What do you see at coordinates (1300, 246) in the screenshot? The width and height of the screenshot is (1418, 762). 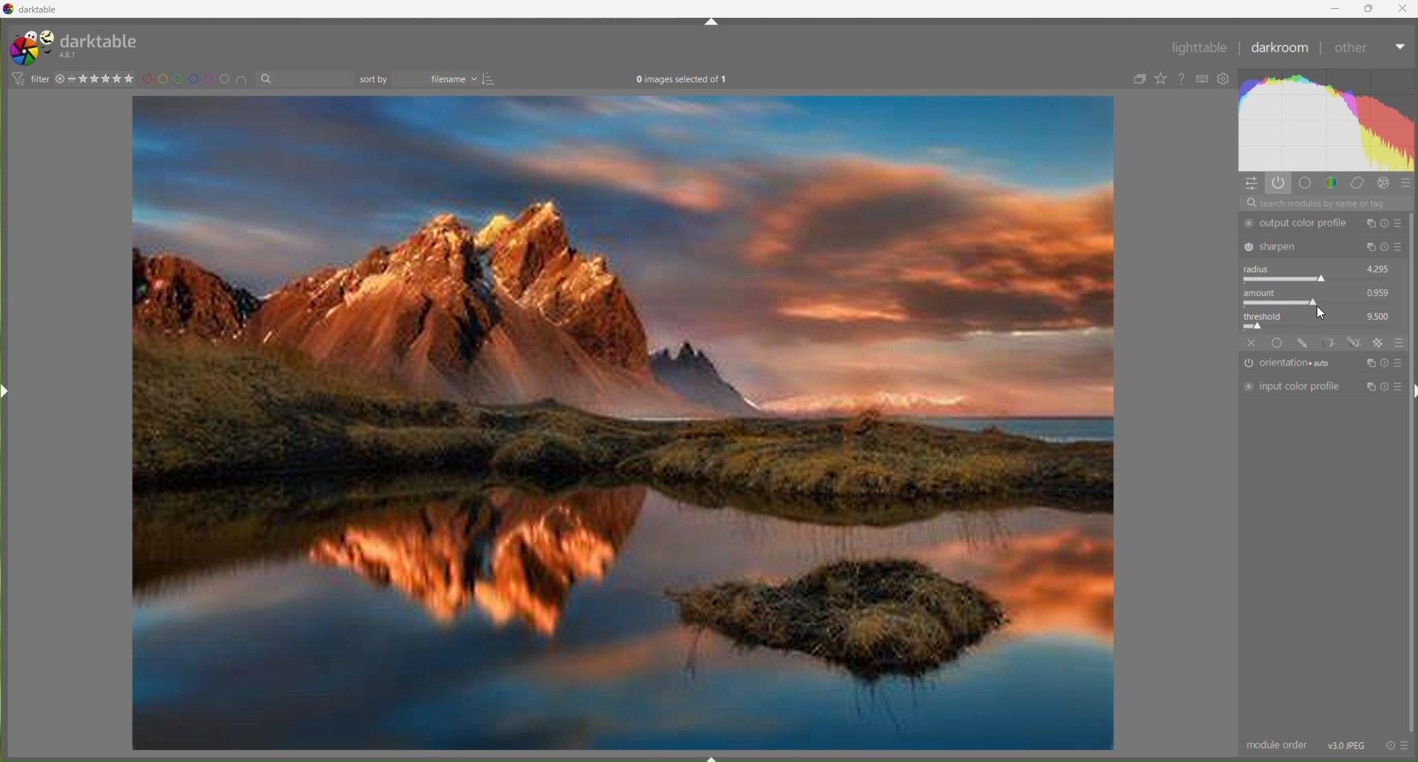 I see `Sharpen` at bounding box center [1300, 246].